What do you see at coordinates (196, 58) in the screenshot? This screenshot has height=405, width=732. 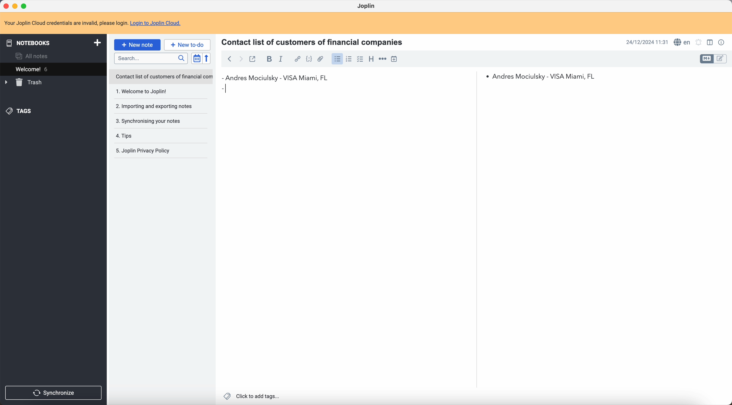 I see `toggle sort order field` at bounding box center [196, 58].